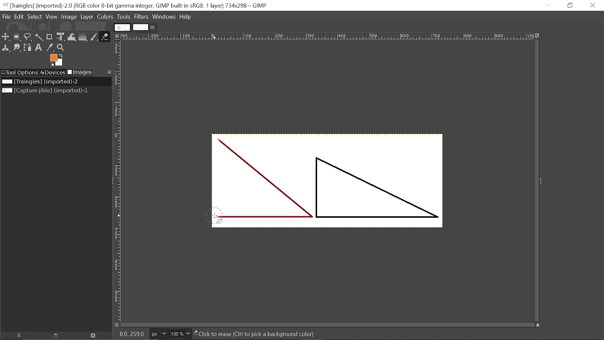  I want to click on Quck toggle mask on/off, so click(116, 326).